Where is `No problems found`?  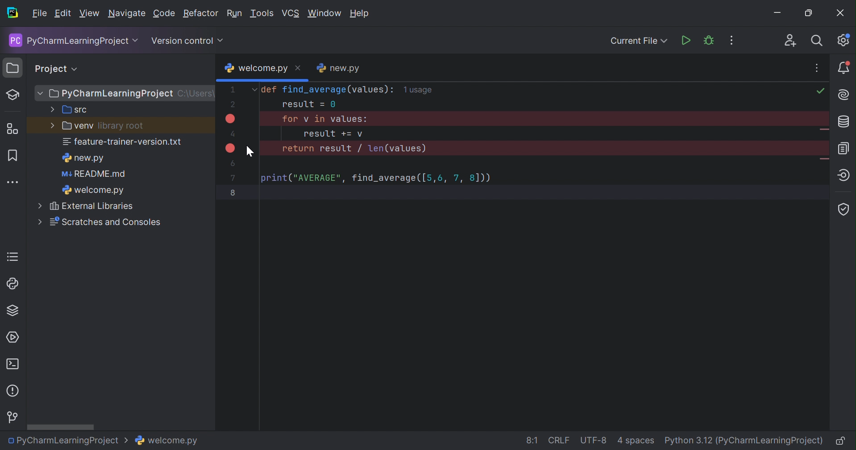
No problems found is located at coordinates (820, 92).